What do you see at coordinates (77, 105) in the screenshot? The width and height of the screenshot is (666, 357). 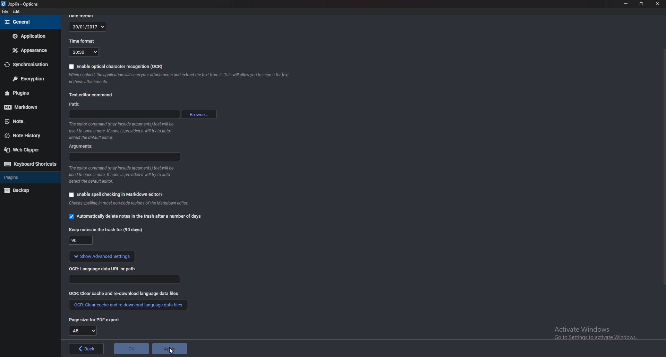 I see `path` at bounding box center [77, 105].